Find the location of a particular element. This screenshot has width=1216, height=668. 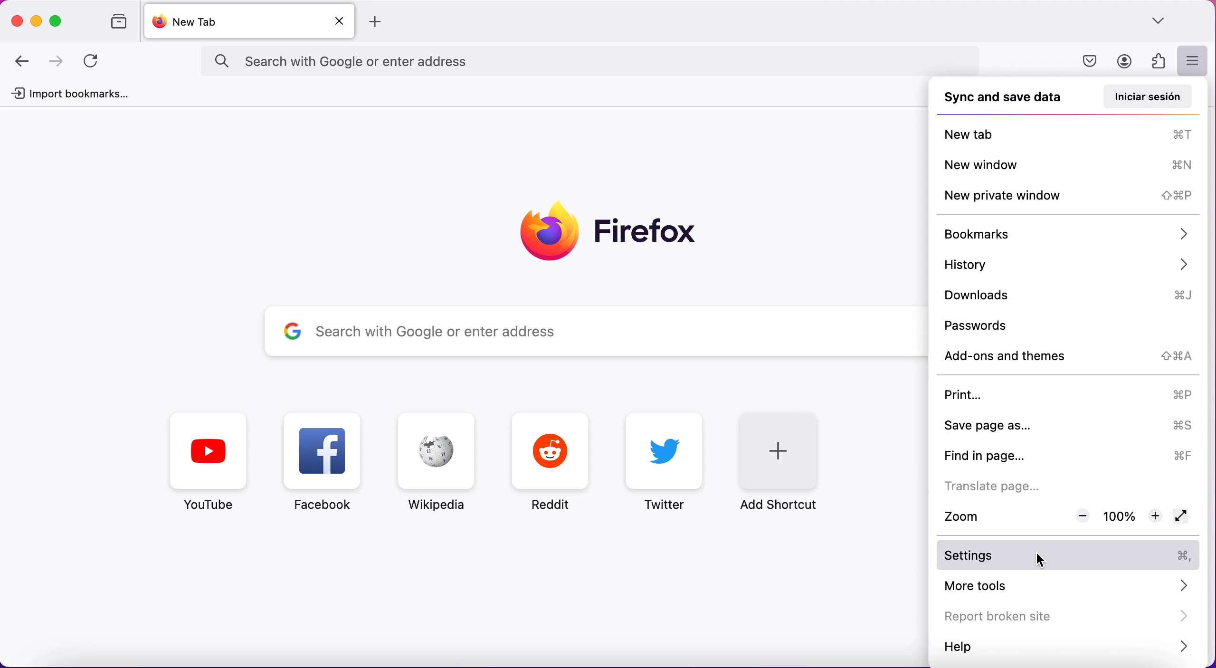

add shortcut is located at coordinates (789, 460).